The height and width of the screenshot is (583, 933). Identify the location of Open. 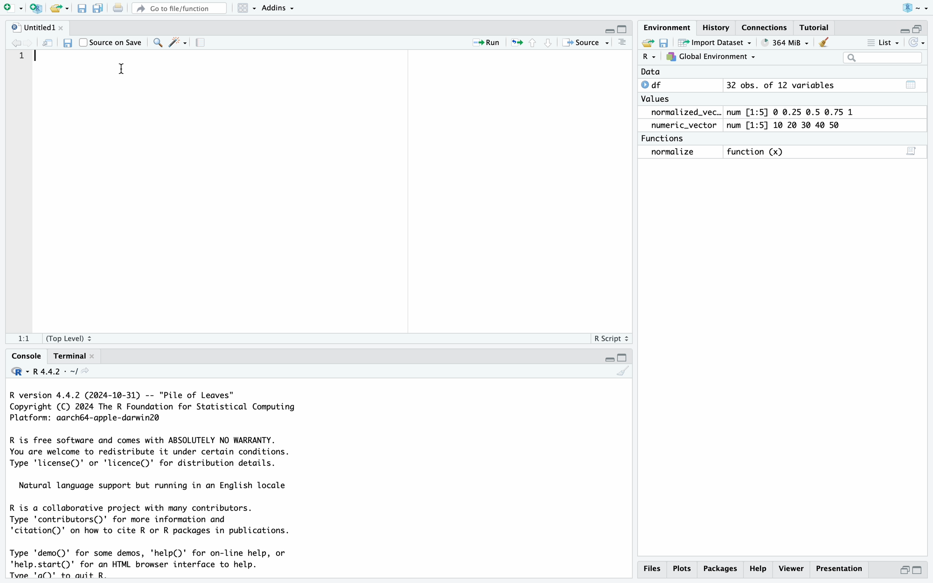
(60, 8).